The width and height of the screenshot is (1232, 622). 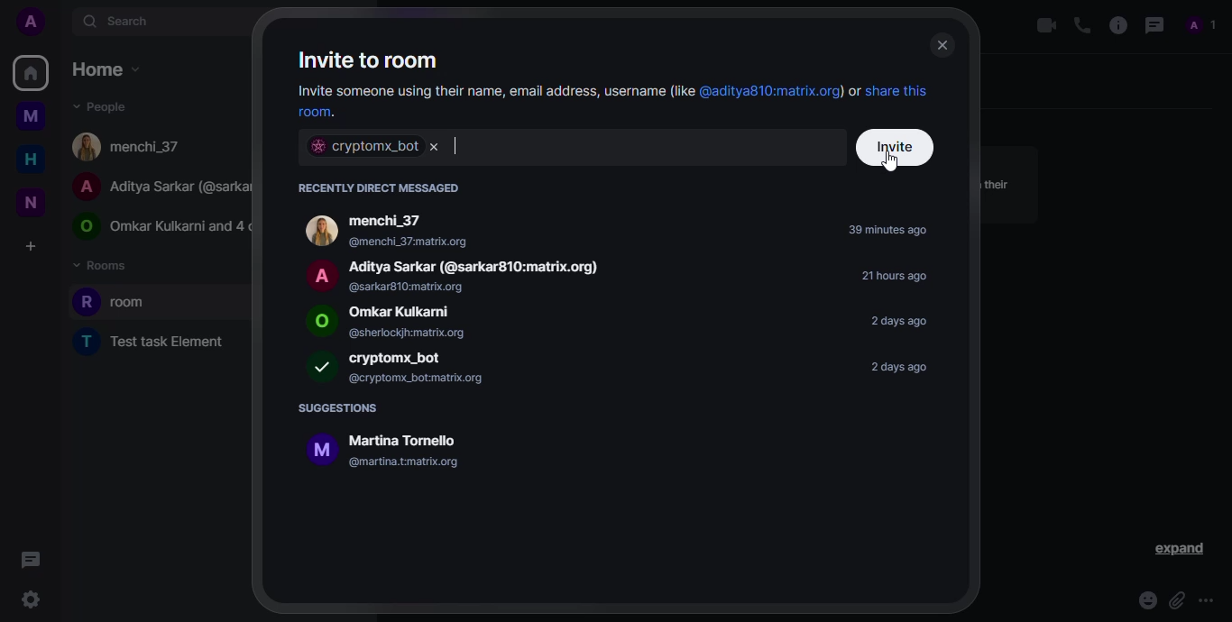 I want to click on @sherlockjh:matrix.org, so click(x=408, y=333).